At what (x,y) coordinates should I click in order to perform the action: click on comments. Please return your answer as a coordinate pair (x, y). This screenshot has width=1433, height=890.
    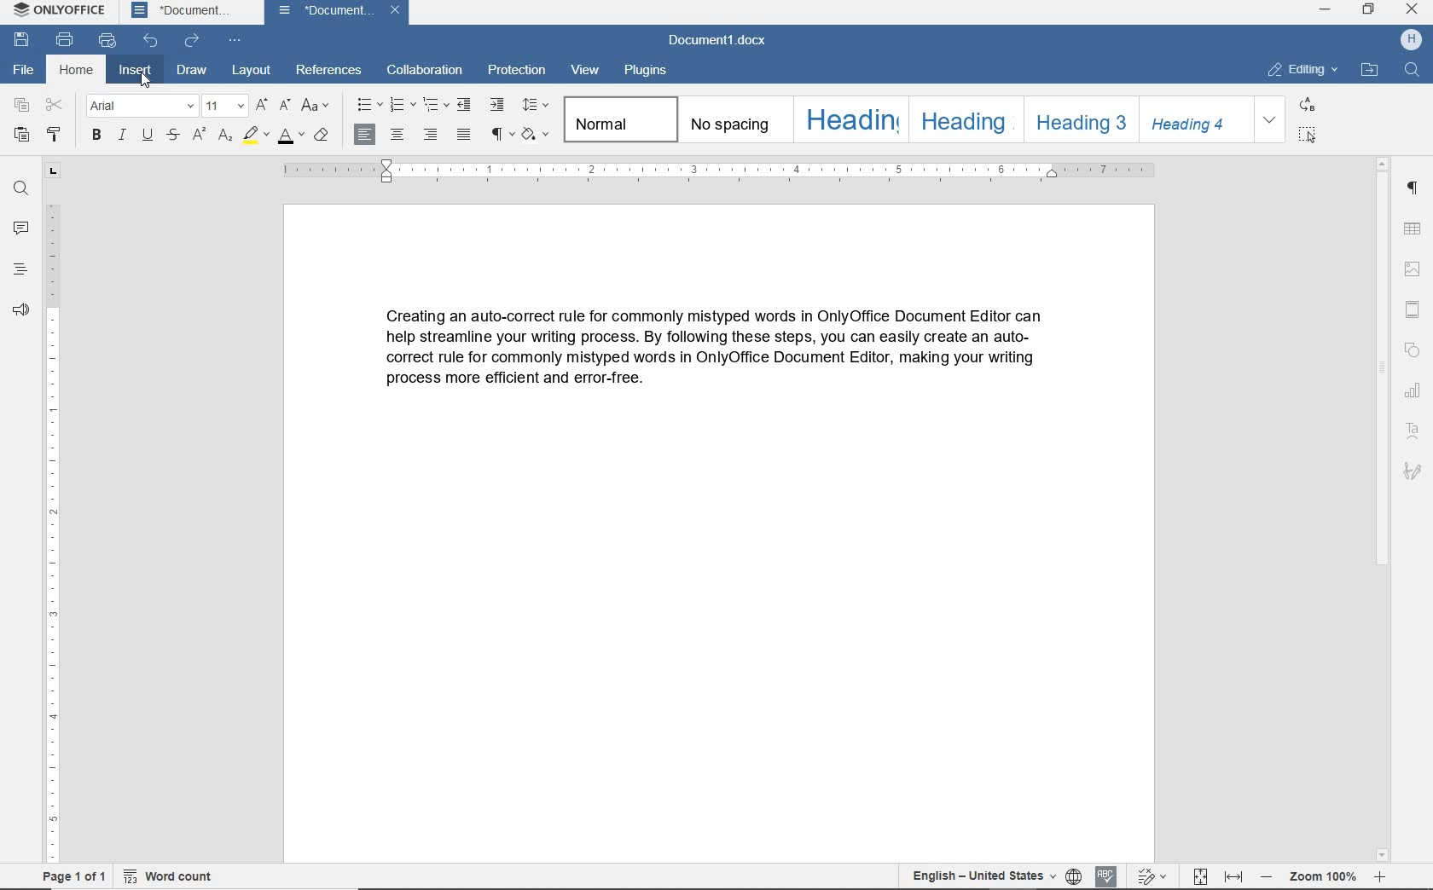
    Looking at the image, I should click on (19, 228).